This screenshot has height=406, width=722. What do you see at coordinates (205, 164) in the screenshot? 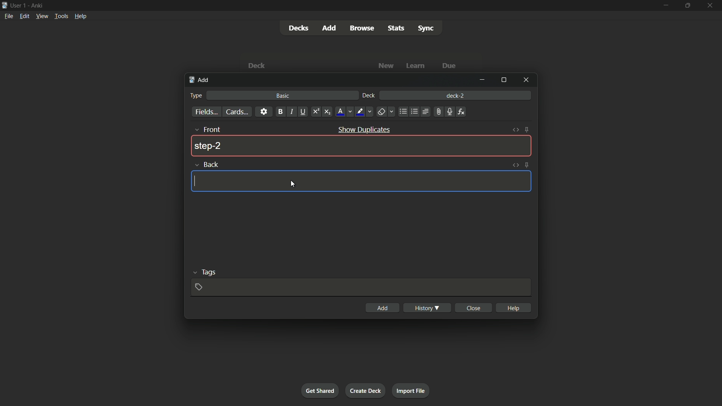
I see `back` at bounding box center [205, 164].